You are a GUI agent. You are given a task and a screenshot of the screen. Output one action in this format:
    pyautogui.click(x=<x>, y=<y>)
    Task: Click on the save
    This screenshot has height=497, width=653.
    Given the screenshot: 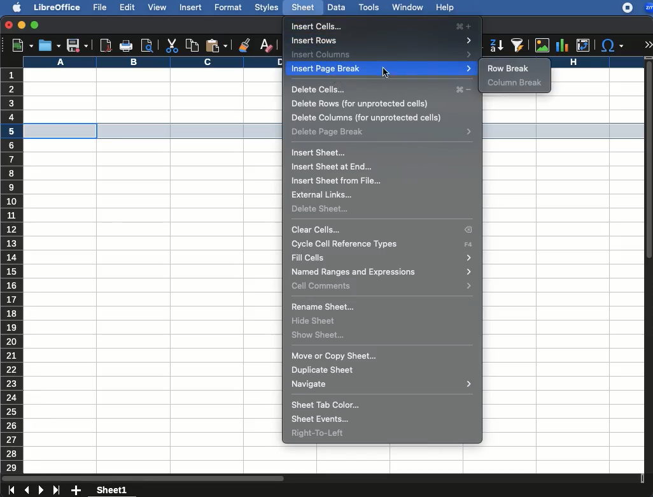 What is the action you would take?
    pyautogui.click(x=78, y=46)
    